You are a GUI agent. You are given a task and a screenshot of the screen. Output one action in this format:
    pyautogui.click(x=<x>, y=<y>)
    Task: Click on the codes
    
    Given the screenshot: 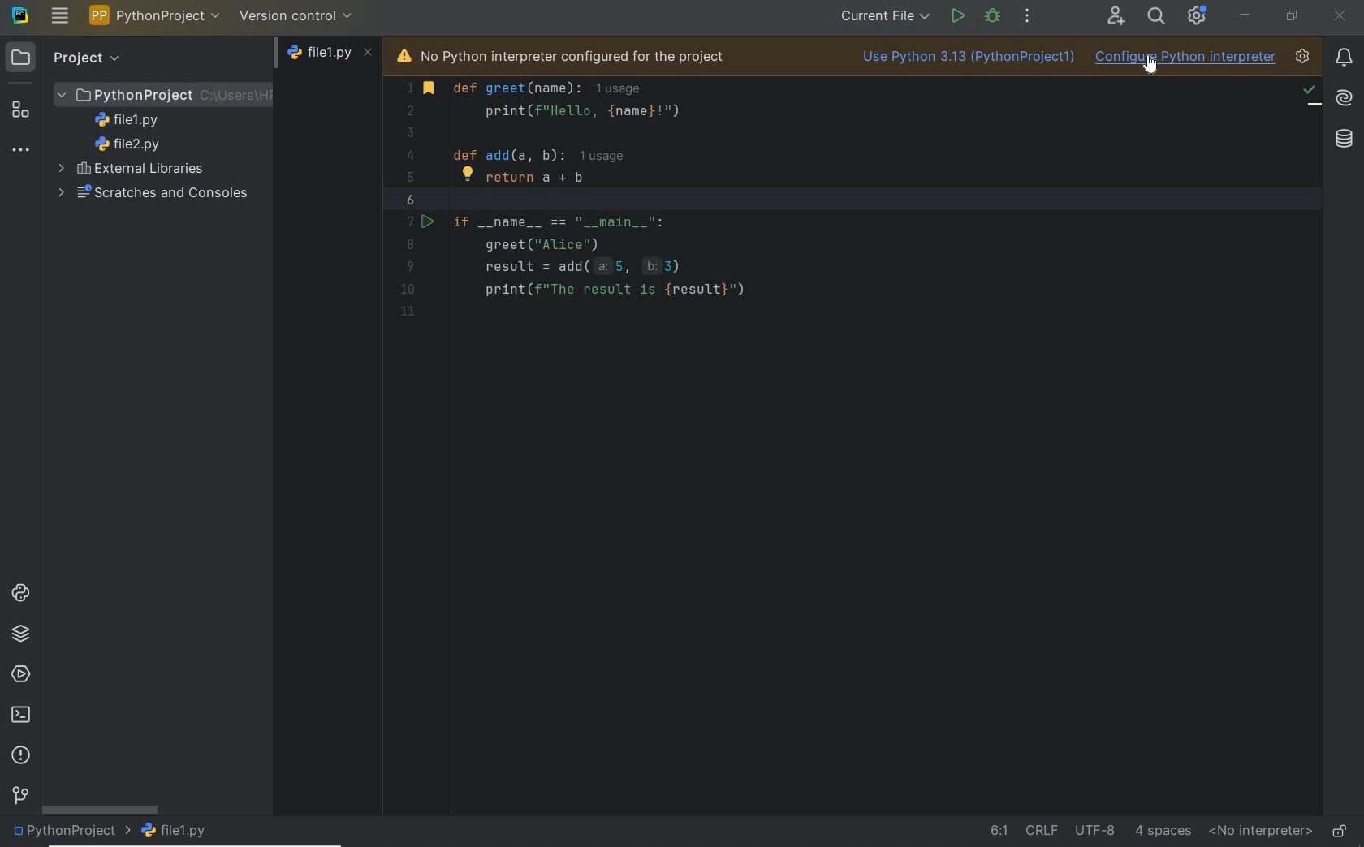 What is the action you would take?
    pyautogui.click(x=793, y=224)
    